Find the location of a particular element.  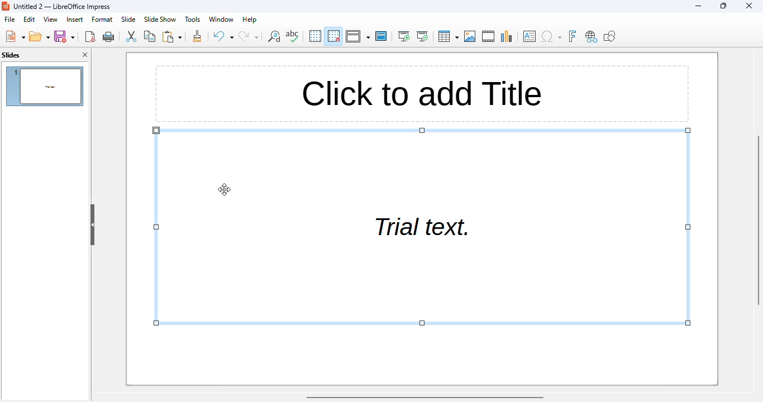

horizontal scroll bar is located at coordinates (425, 398).